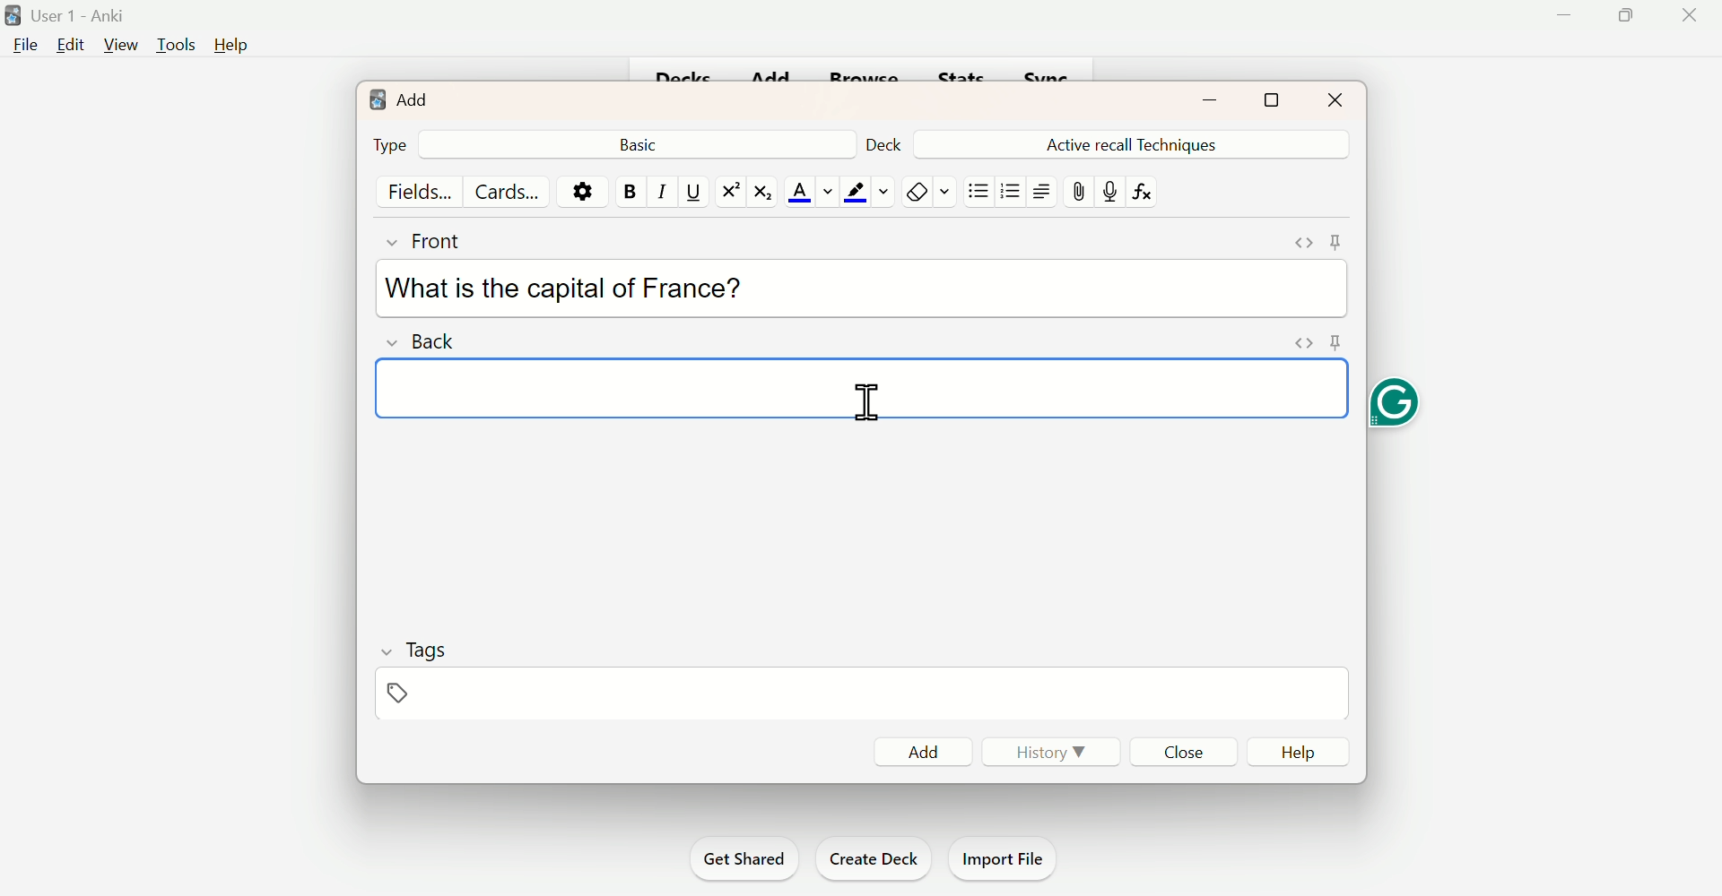 The image size is (1722, 896). What do you see at coordinates (449, 239) in the screenshot?
I see `Front` at bounding box center [449, 239].